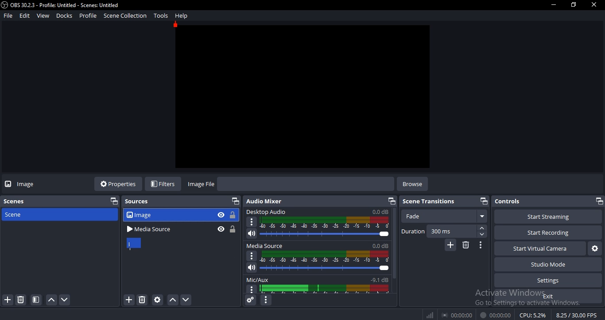 This screenshot has height=320, width=605. I want to click on add scene, so click(8, 300).